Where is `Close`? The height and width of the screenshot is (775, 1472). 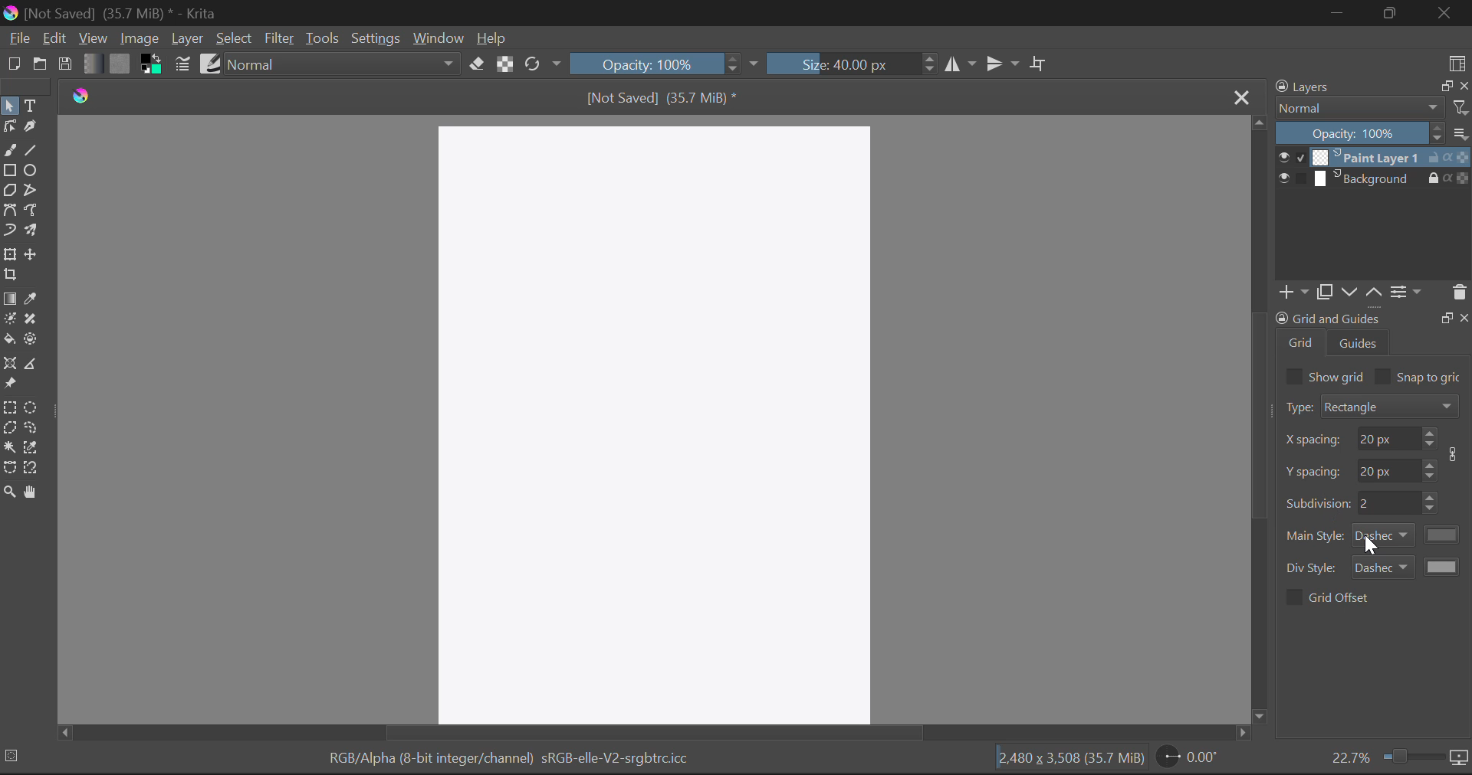 Close is located at coordinates (1240, 97).